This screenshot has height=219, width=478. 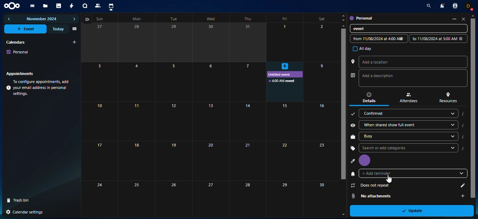 What do you see at coordinates (135, 121) in the screenshot?
I see `11` at bounding box center [135, 121].